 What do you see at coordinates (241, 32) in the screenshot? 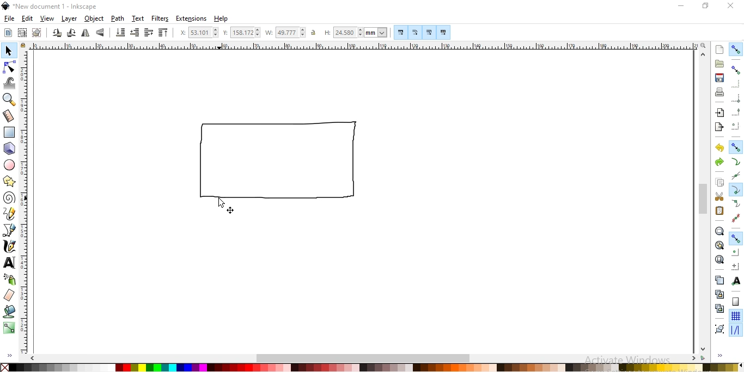
I see `vertical coordinate of selection` at bounding box center [241, 32].